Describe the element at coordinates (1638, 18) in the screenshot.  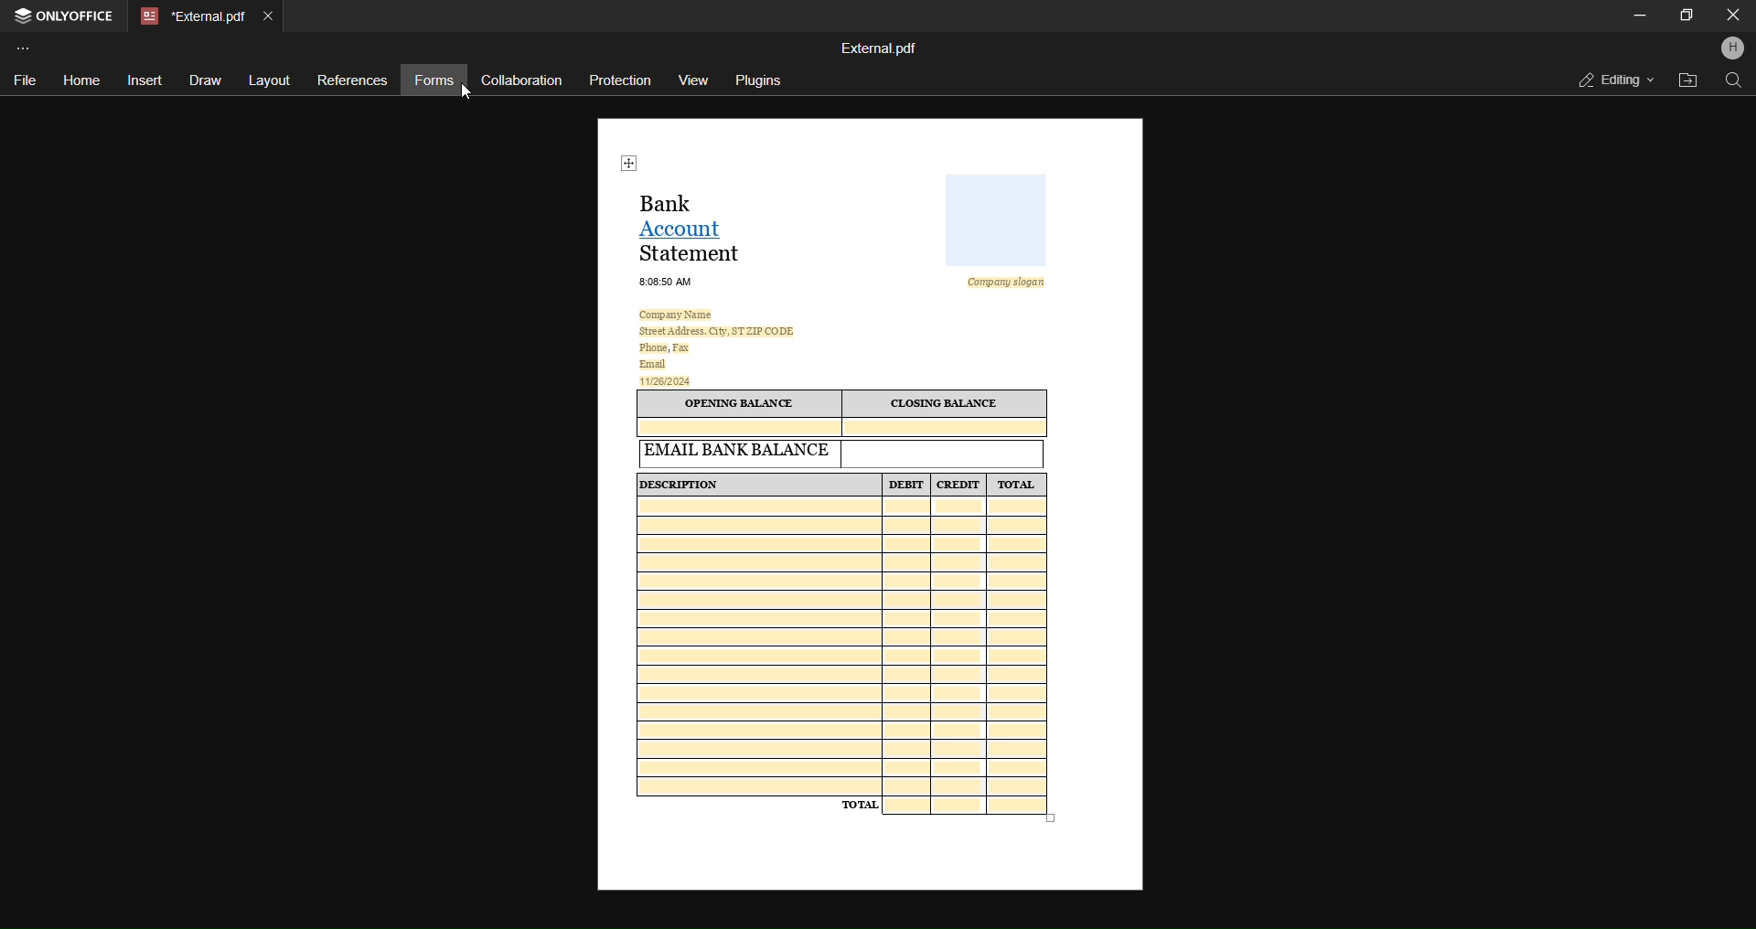
I see `minimize` at that location.